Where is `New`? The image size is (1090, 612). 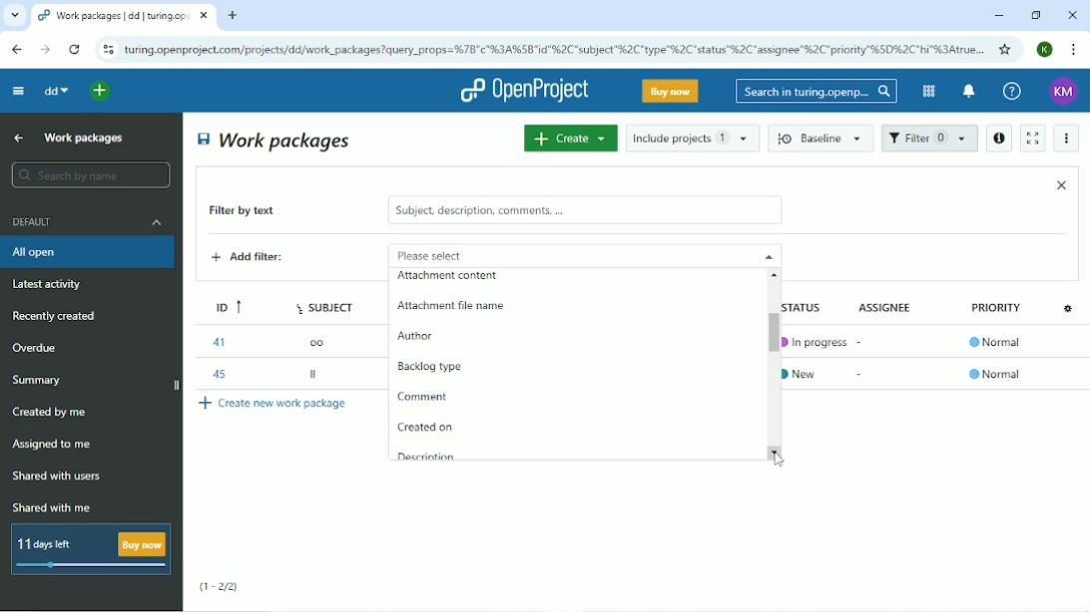 New is located at coordinates (807, 372).